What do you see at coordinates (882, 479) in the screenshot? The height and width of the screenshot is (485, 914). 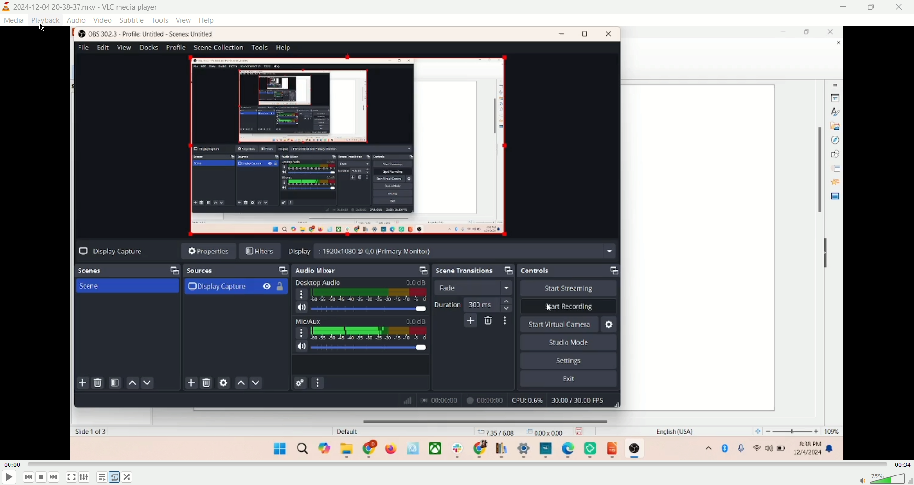 I see `volume bar` at bounding box center [882, 479].